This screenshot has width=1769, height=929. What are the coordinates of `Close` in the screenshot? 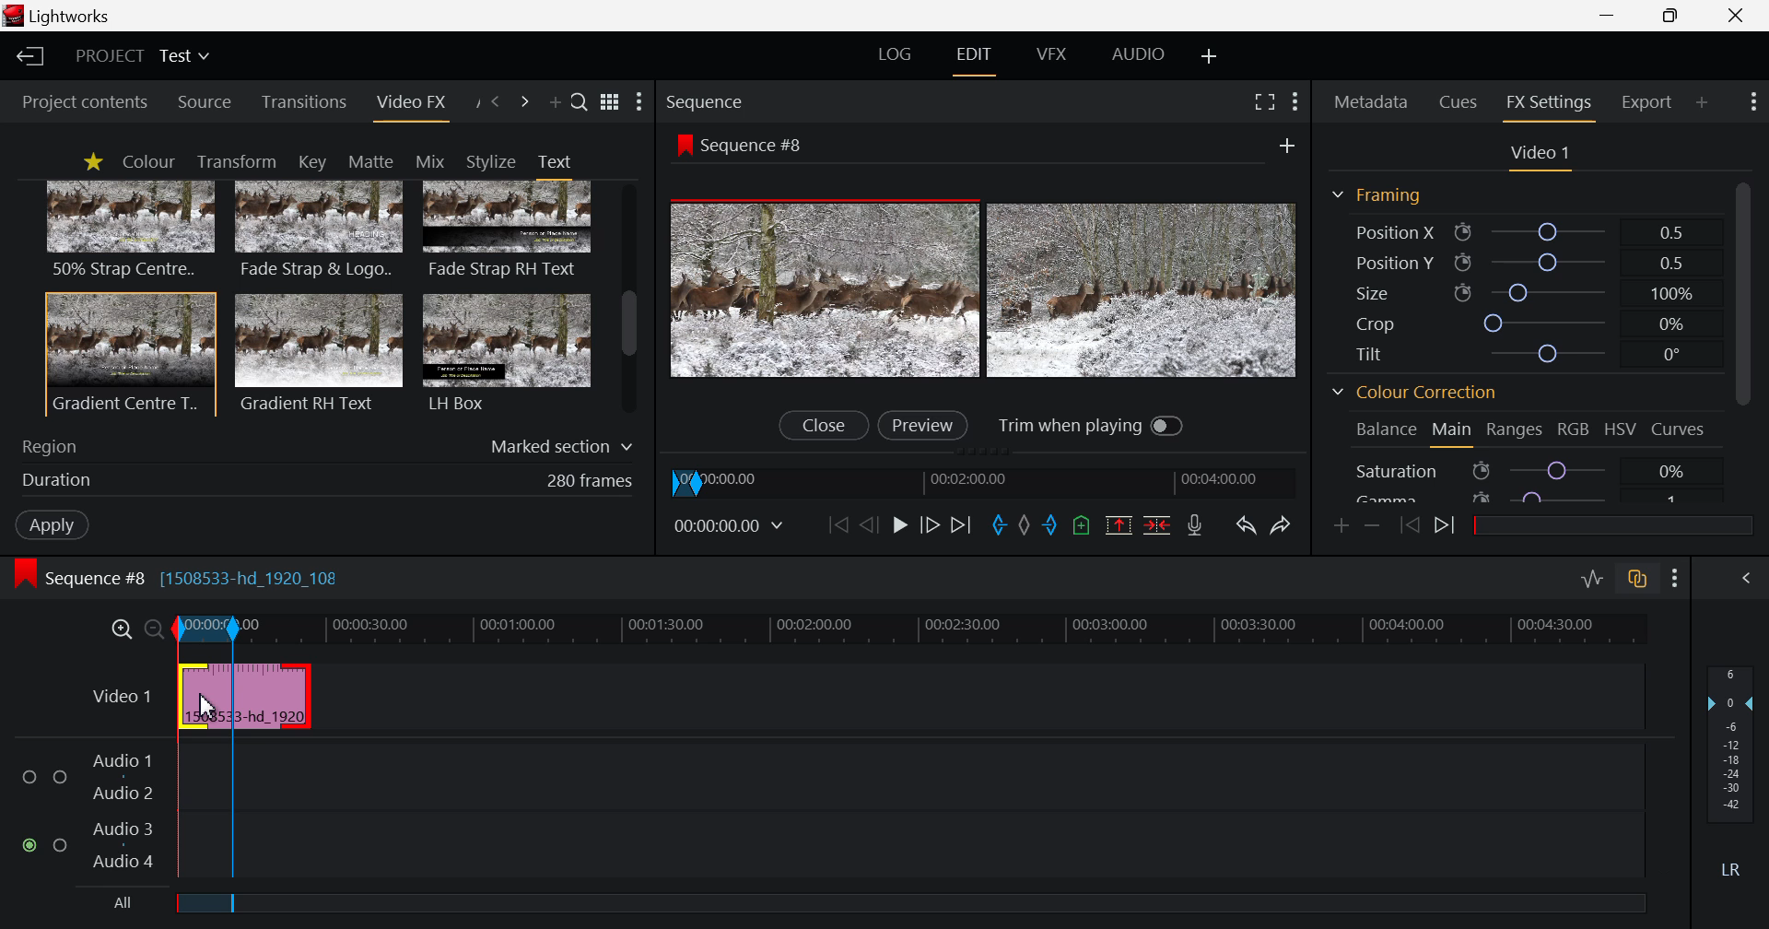 It's located at (1738, 16).